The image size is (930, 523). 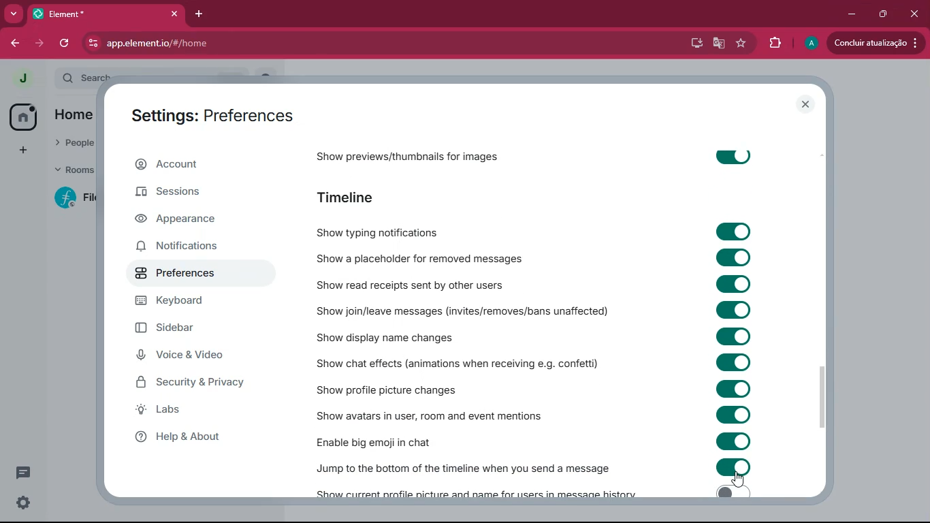 I want to click on voice & video, so click(x=193, y=358).